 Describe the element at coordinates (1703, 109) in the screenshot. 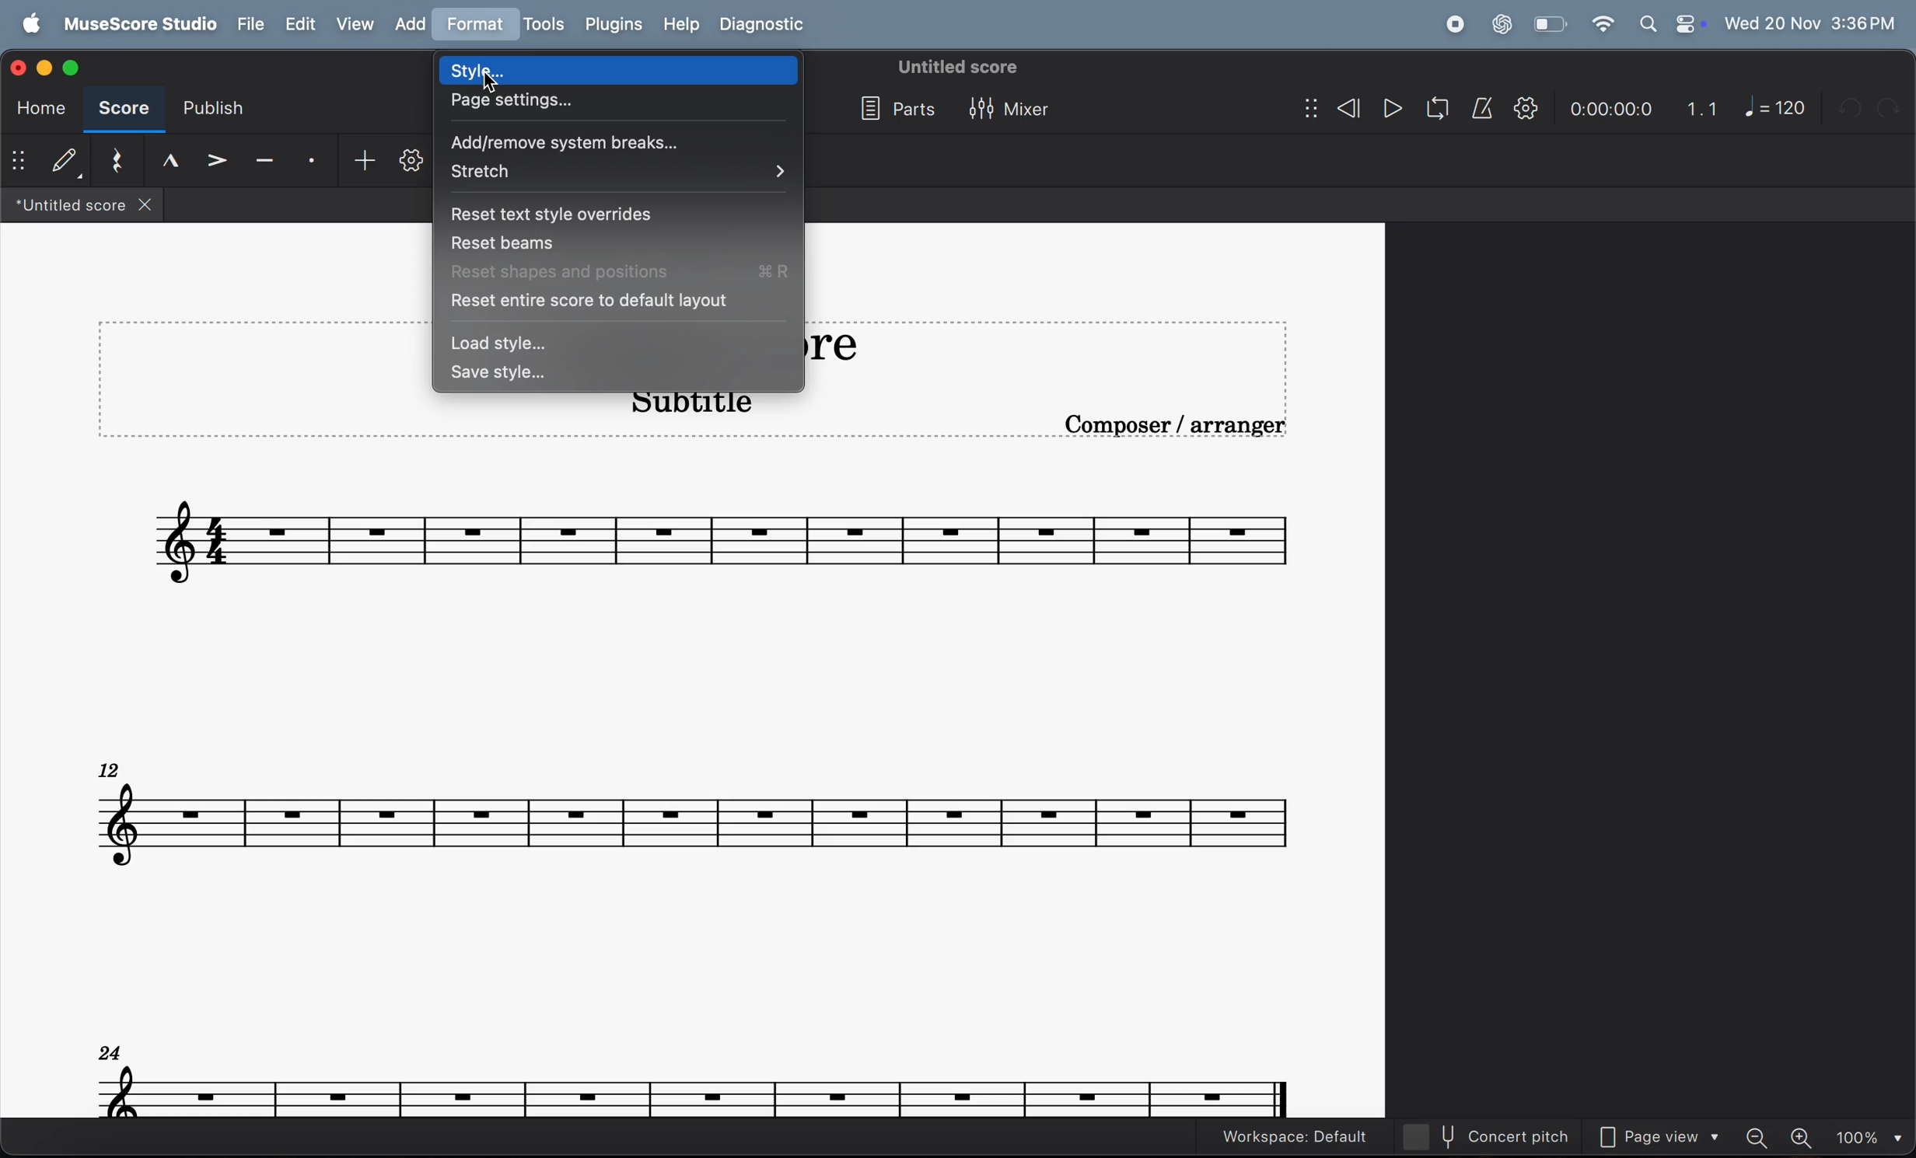

I see `1.1` at that location.